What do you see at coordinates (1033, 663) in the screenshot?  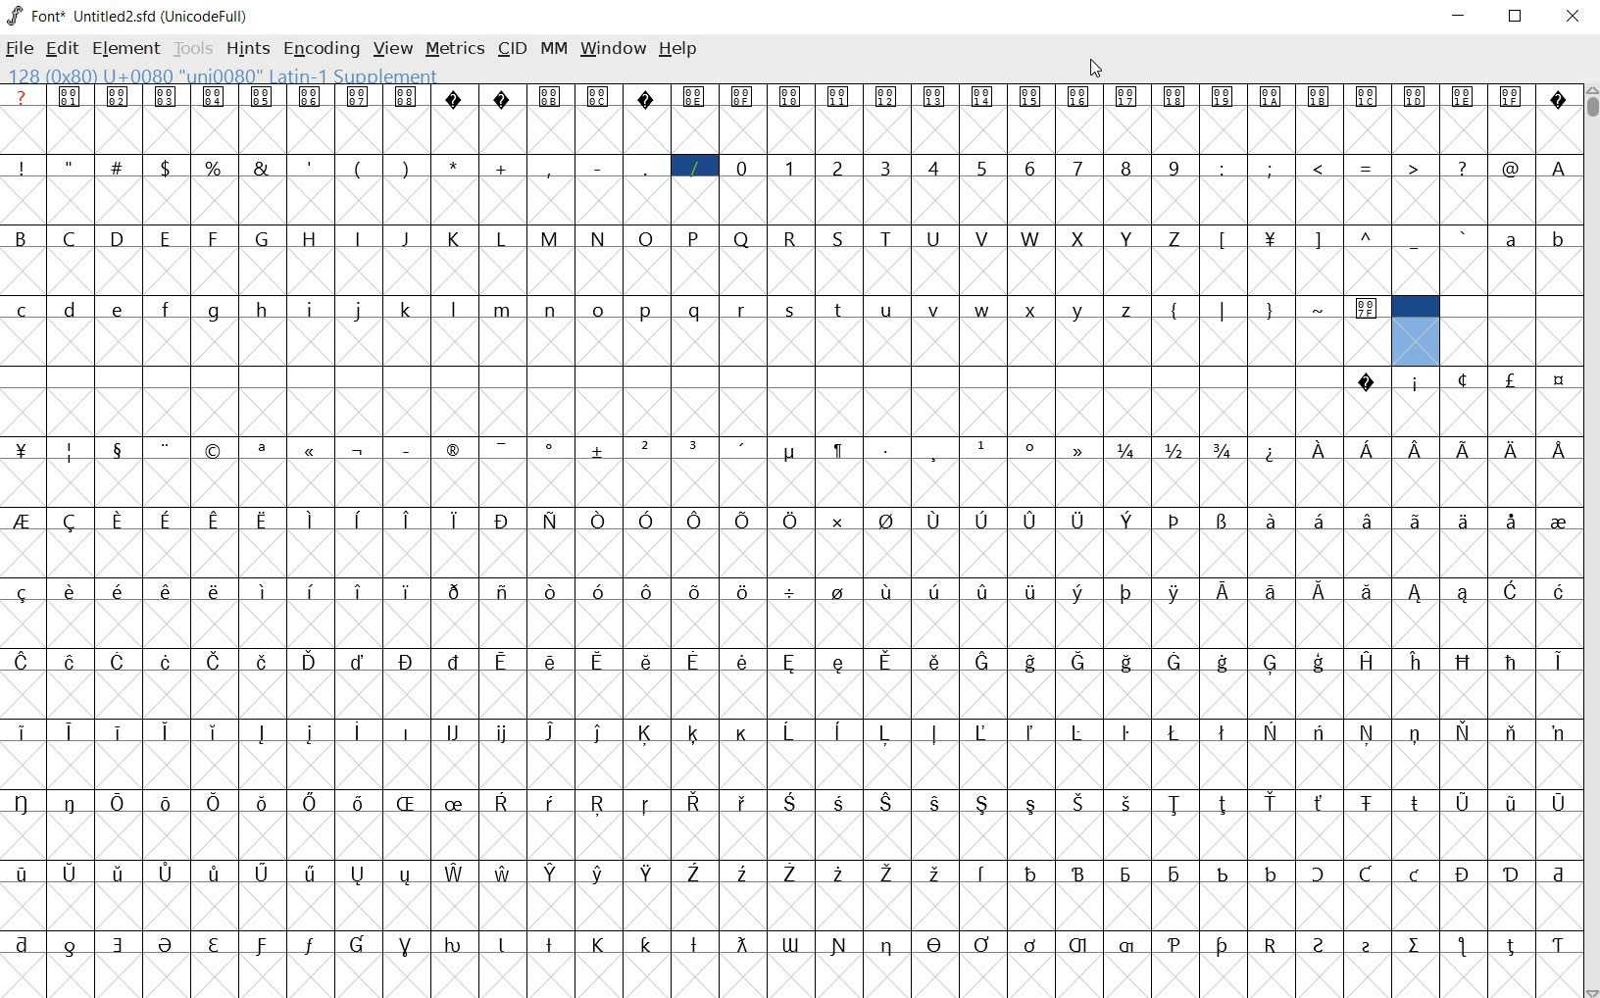 I see `Symbol` at bounding box center [1033, 663].